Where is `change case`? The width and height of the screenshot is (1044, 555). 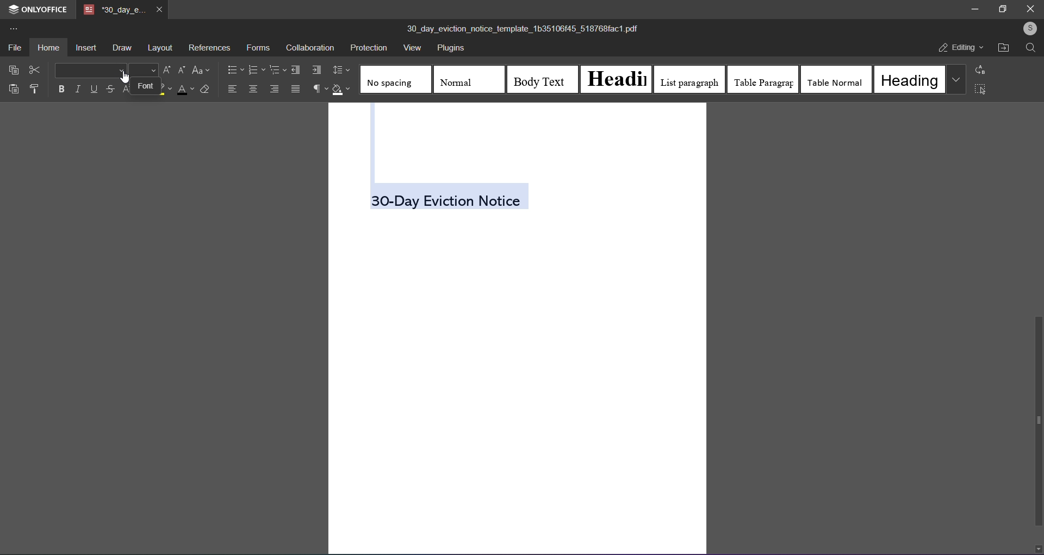
change case is located at coordinates (202, 70).